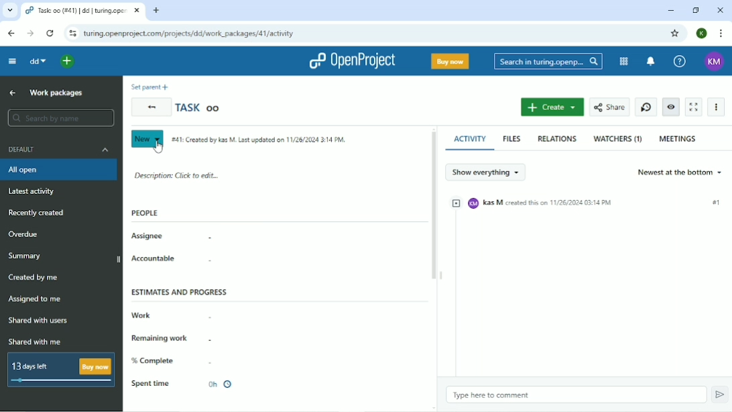 Image resolution: width=732 pixels, height=412 pixels. Describe the element at coordinates (721, 33) in the screenshot. I see `Customize and control google chrome` at that location.